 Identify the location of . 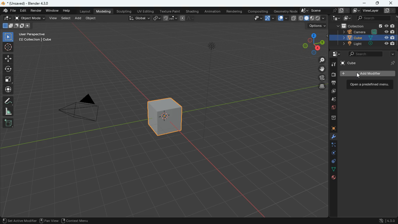
(29, 3).